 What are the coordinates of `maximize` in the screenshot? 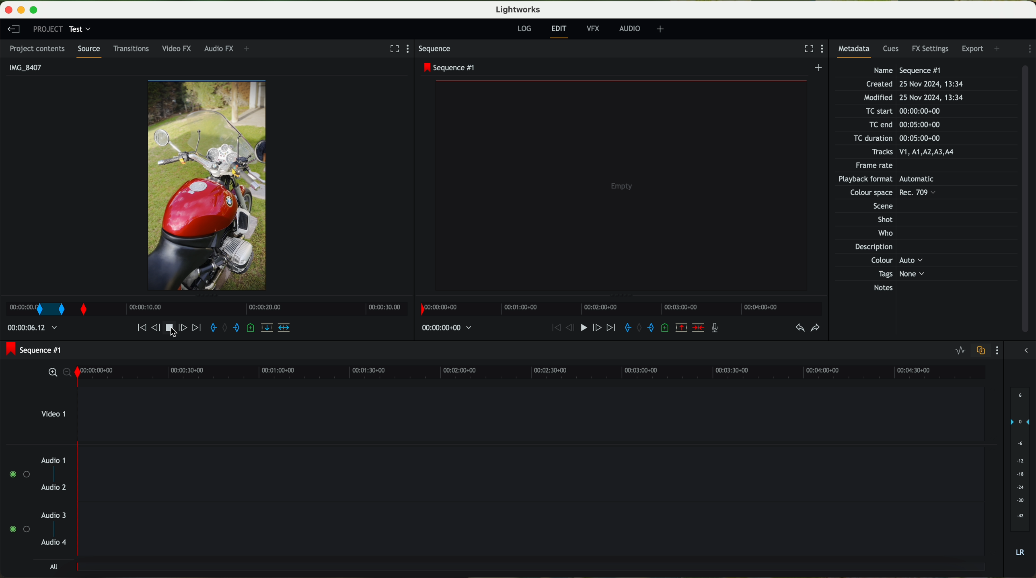 It's located at (38, 9).